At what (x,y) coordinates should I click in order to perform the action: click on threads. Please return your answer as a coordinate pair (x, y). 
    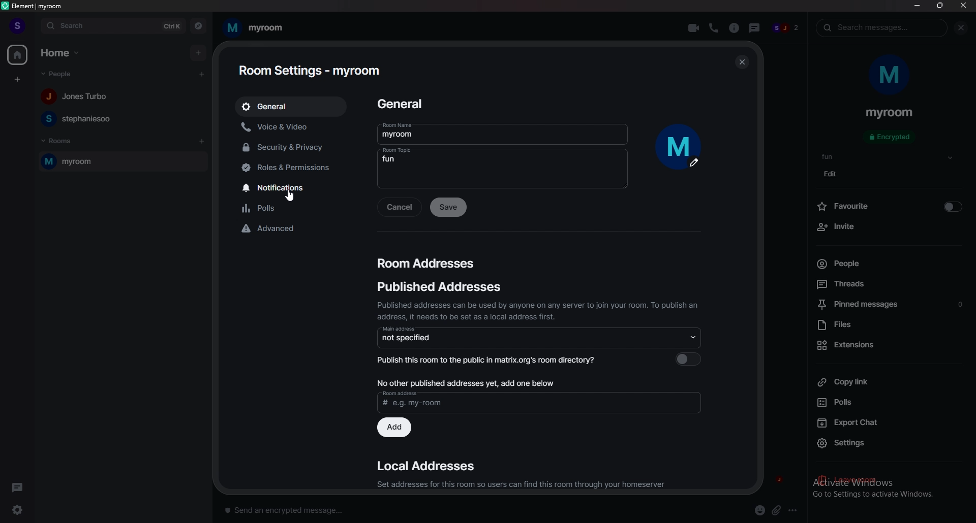
    Looking at the image, I should click on (884, 283).